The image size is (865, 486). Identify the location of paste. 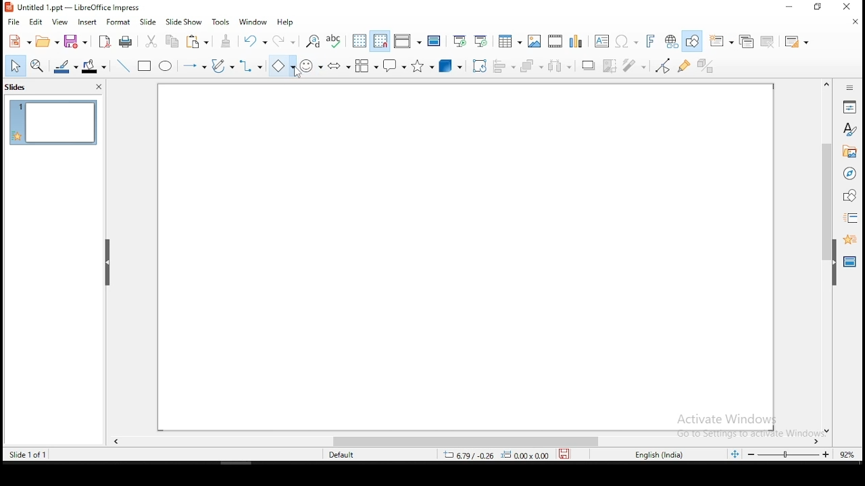
(199, 42).